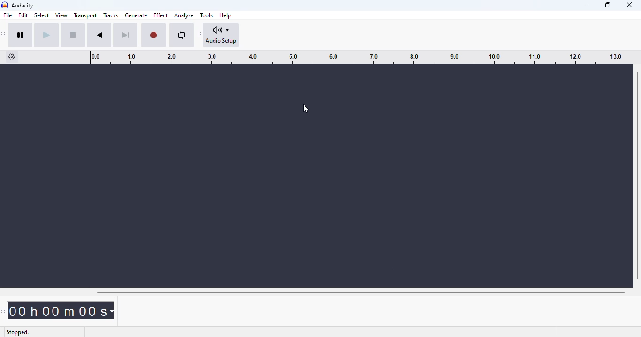 The width and height of the screenshot is (641, 337). I want to click on close, so click(630, 5).